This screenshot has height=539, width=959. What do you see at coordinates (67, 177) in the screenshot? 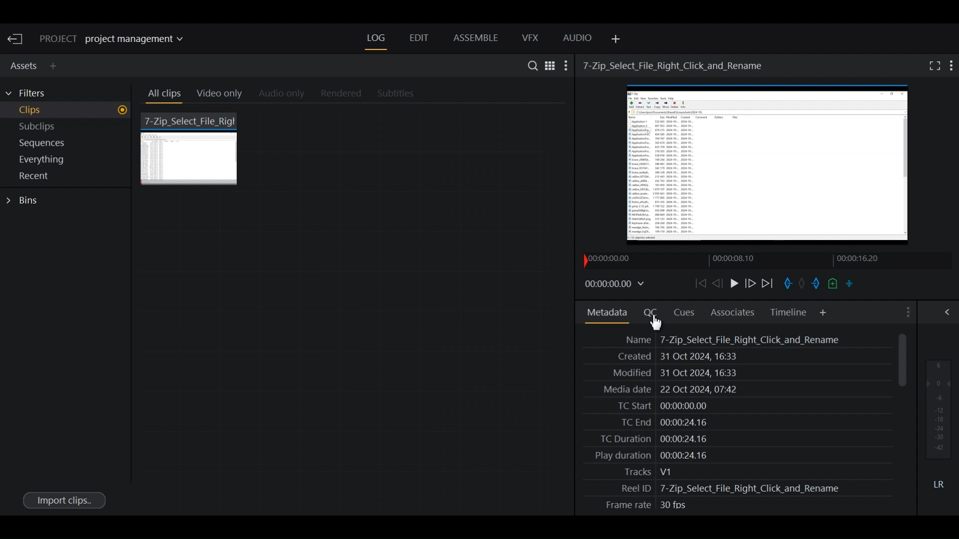
I see `Show Recent in current project` at bounding box center [67, 177].